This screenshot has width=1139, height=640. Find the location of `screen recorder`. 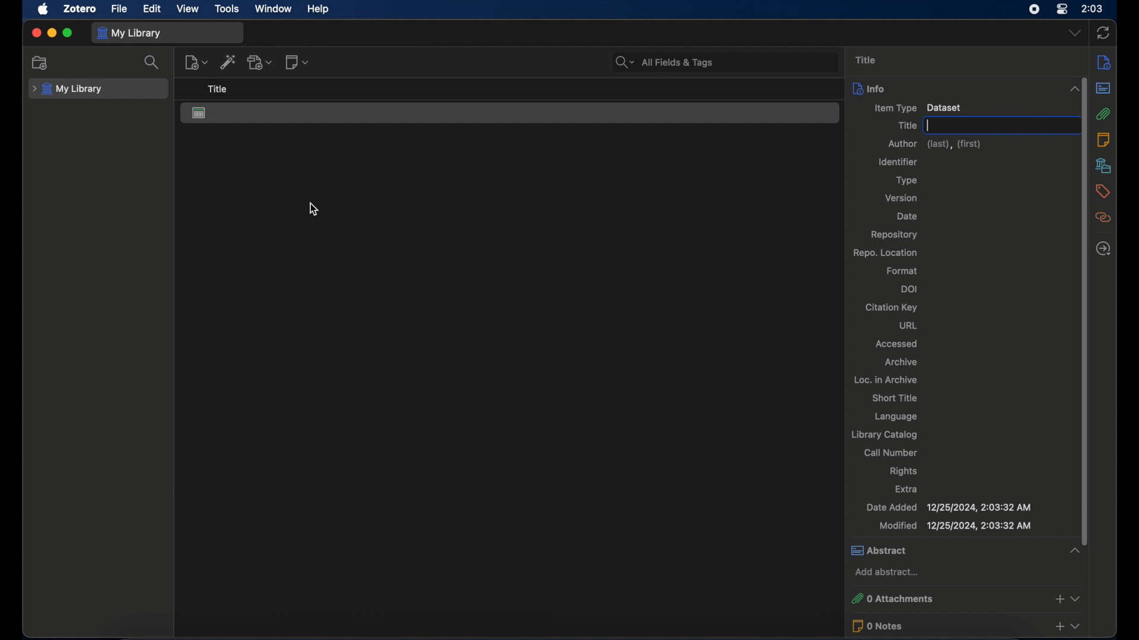

screen recorder is located at coordinates (1035, 9).